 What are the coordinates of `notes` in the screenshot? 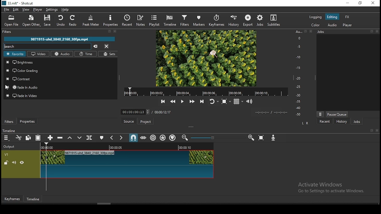 It's located at (142, 19).